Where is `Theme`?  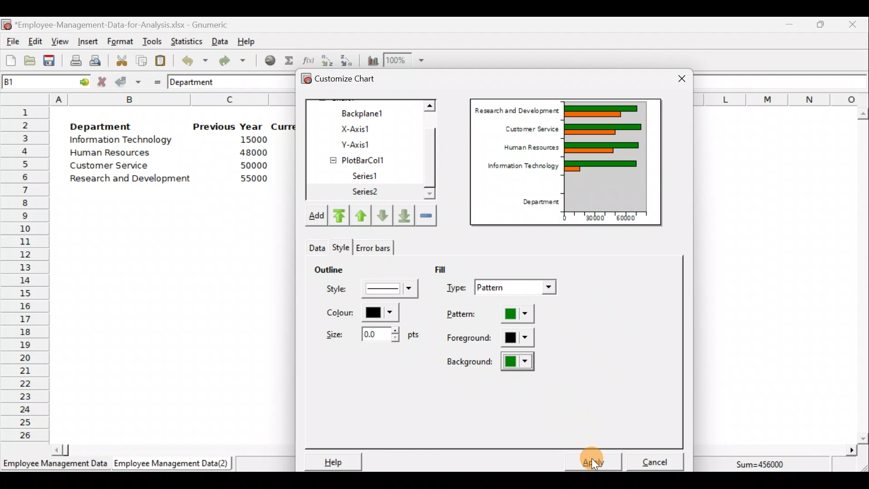
Theme is located at coordinates (344, 248).